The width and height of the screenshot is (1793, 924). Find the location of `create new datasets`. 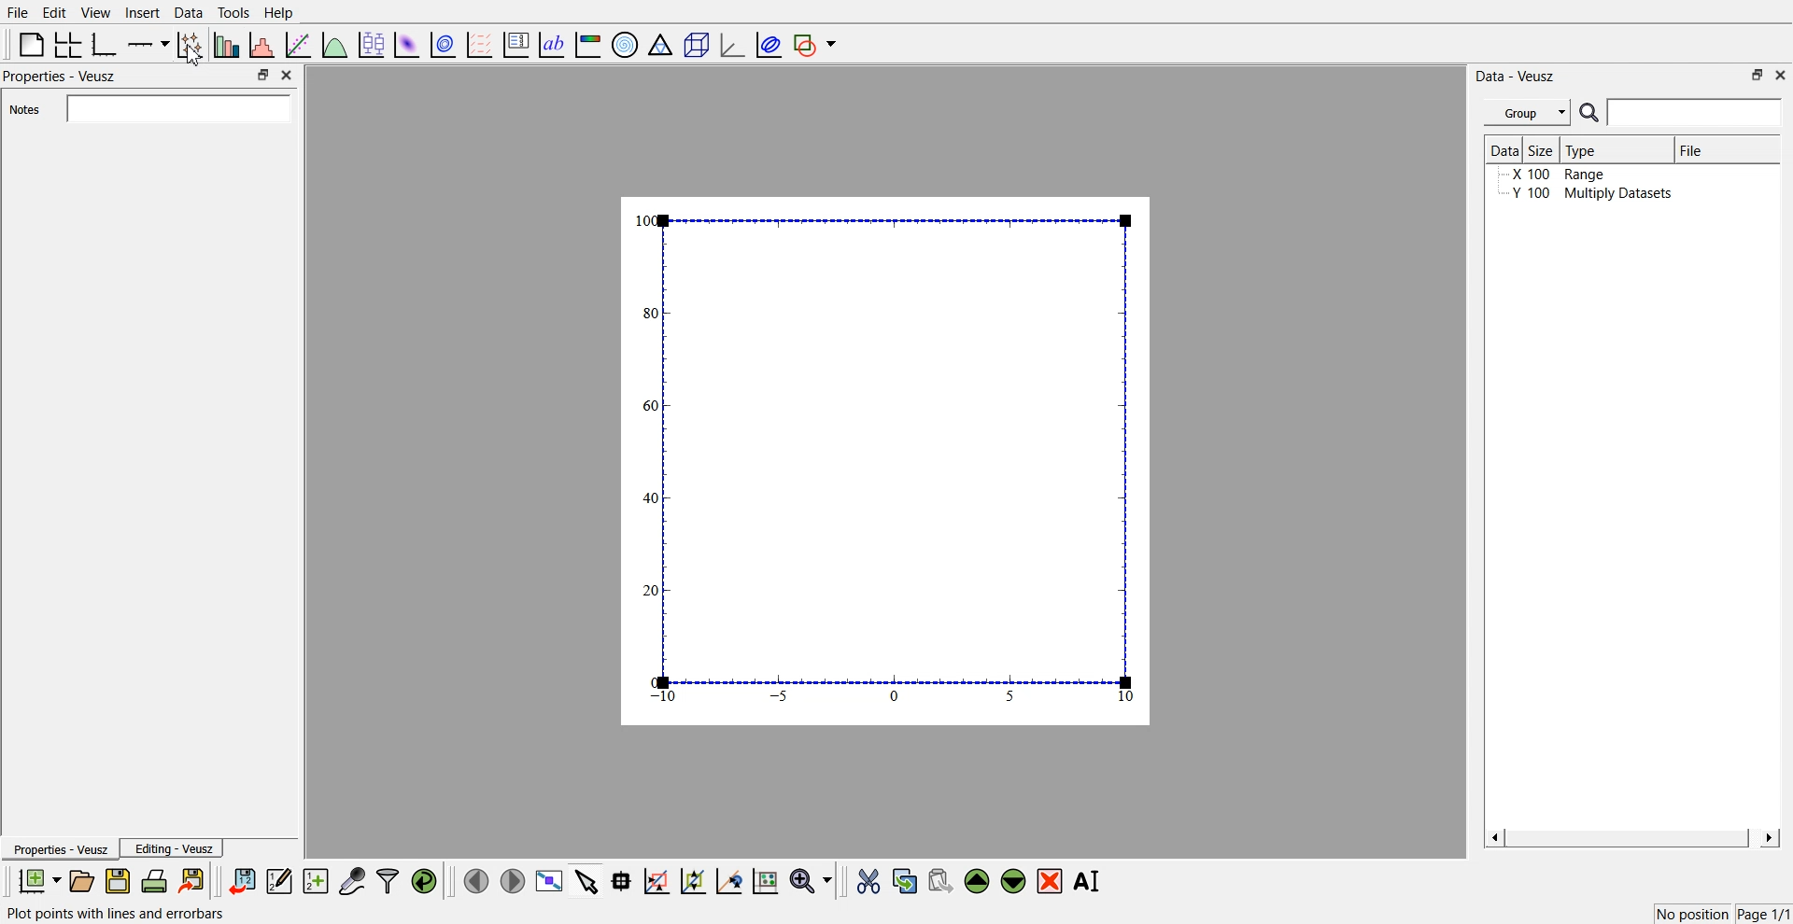

create new datasets is located at coordinates (316, 881).